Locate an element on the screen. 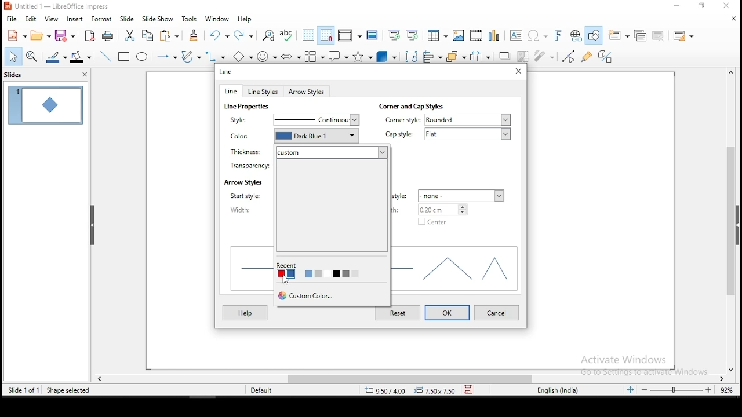 The width and height of the screenshot is (742, 417). zoom level is located at coordinates (676, 389).